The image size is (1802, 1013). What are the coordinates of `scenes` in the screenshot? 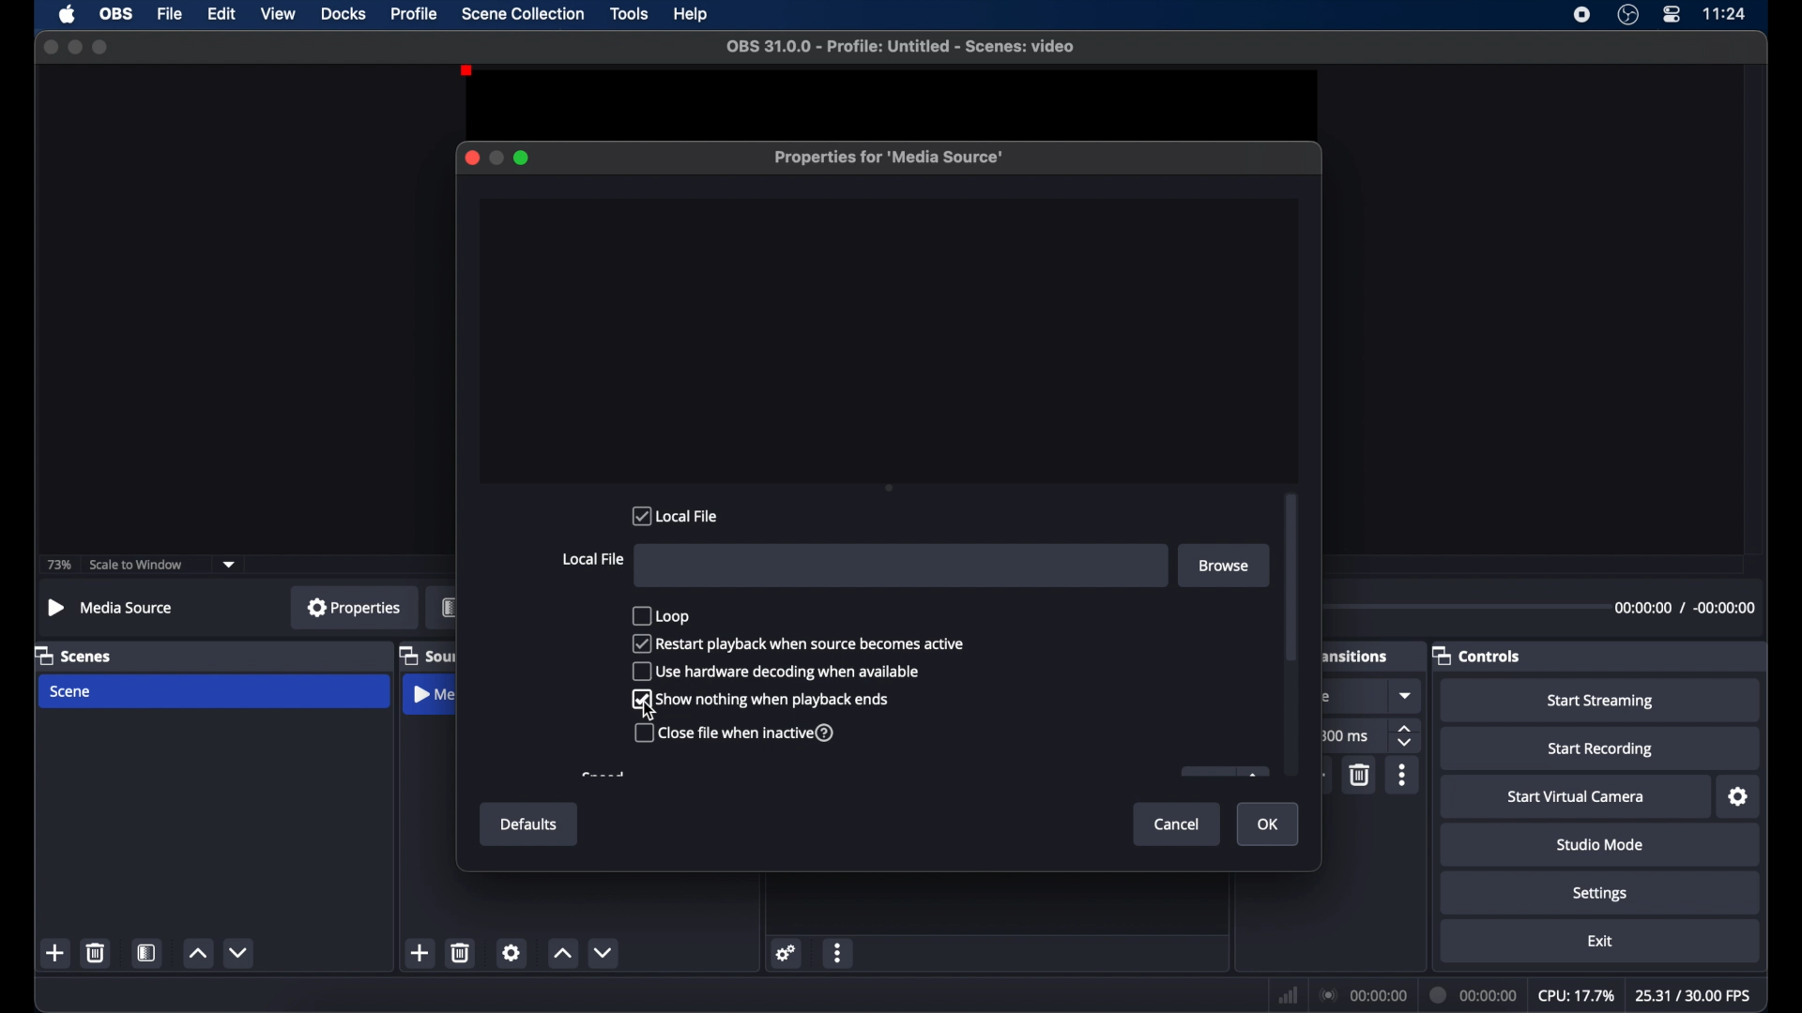 It's located at (75, 655).